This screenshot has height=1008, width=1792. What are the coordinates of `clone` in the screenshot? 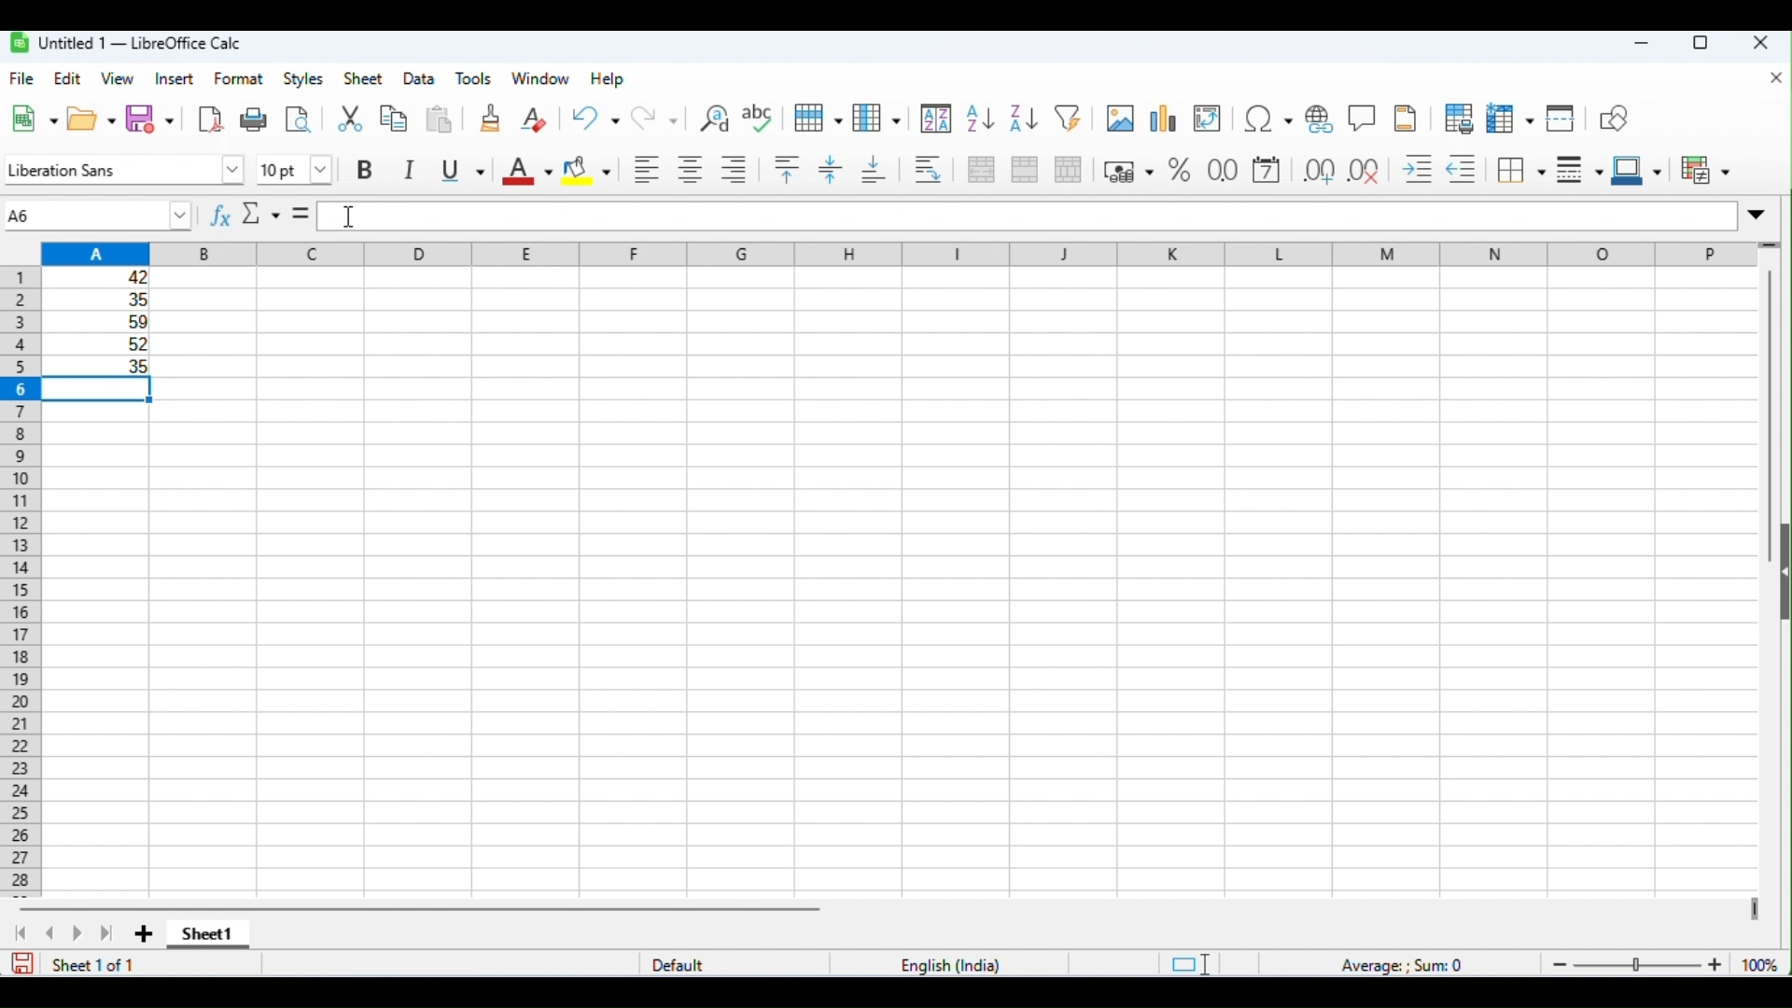 It's located at (491, 119).